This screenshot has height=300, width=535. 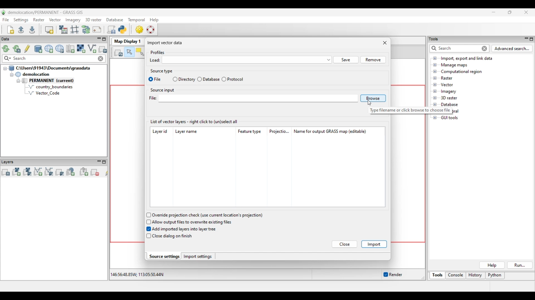 I want to click on Tools, current selection, so click(x=438, y=276).